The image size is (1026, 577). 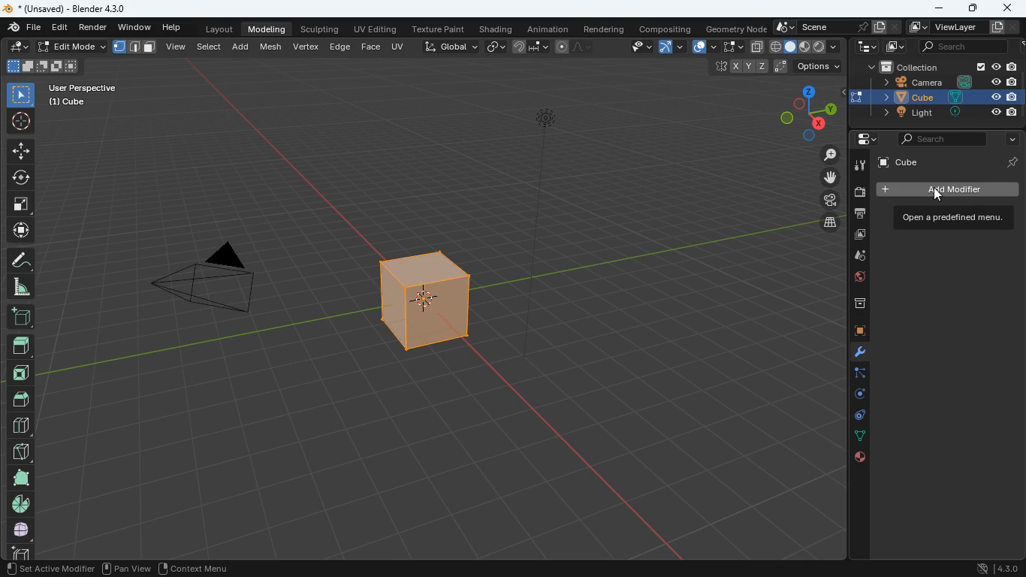 I want to click on join, so click(x=528, y=46).